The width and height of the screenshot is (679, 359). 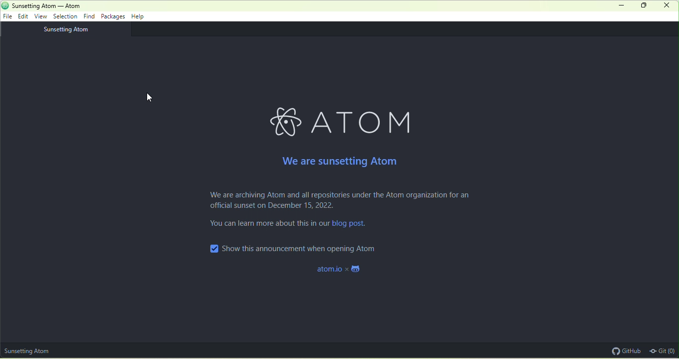 I want to click on maximize, so click(x=647, y=6).